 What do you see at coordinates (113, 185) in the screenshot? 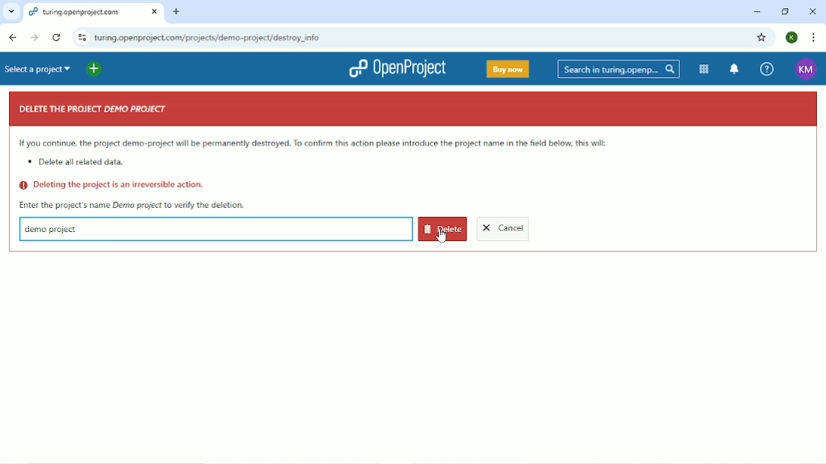
I see `Deleting the project is an irreversible action.` at bounding box center [113, 185].